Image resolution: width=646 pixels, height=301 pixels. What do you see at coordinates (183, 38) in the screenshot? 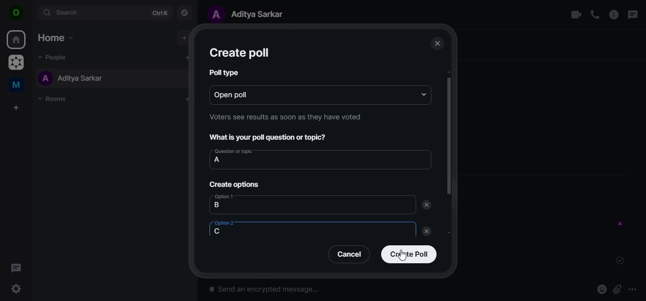
I see `add` at bounding box center [183, 38].